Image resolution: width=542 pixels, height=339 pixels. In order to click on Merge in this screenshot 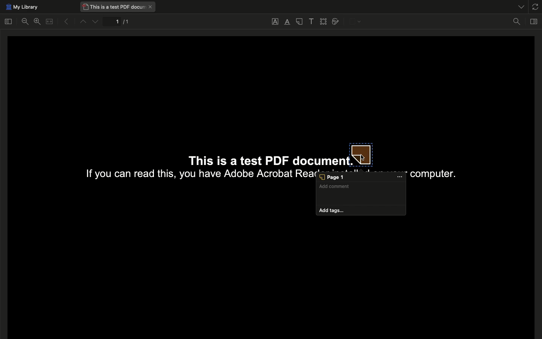, I will do `click(49, 22)`.